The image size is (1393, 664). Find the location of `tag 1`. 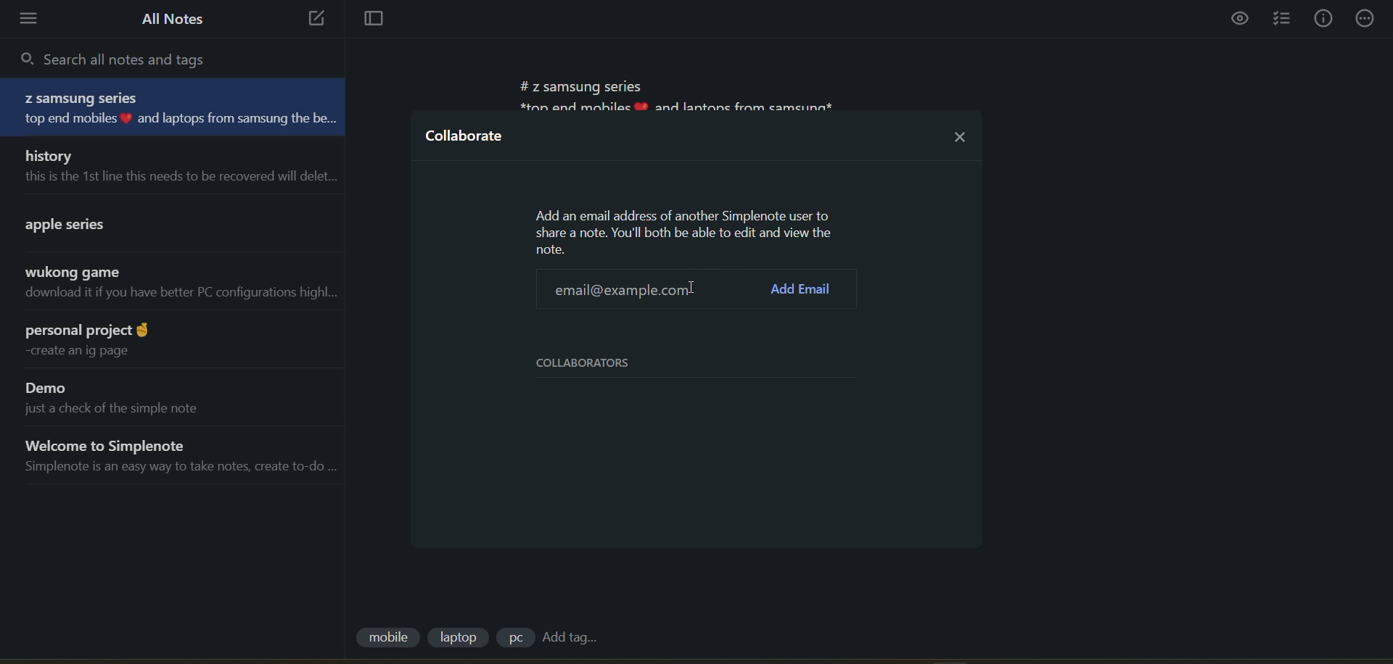

tag 1 is located at coordinates (387, 639).